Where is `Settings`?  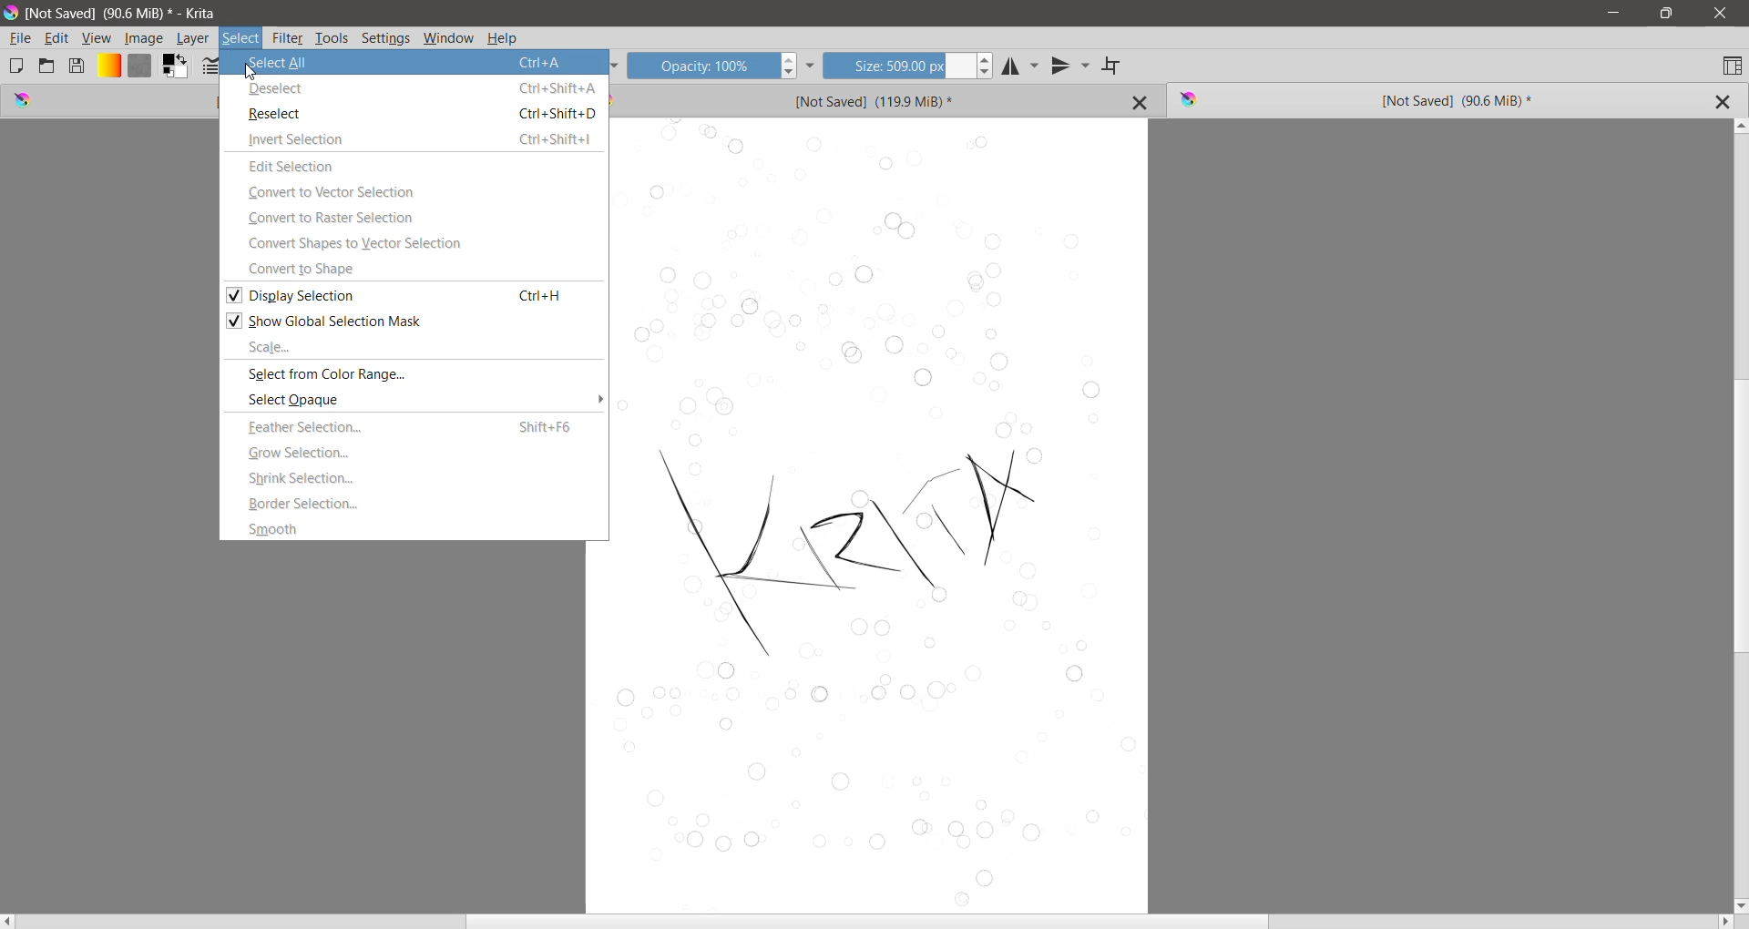 Settings is located at coordinates (386, 39).